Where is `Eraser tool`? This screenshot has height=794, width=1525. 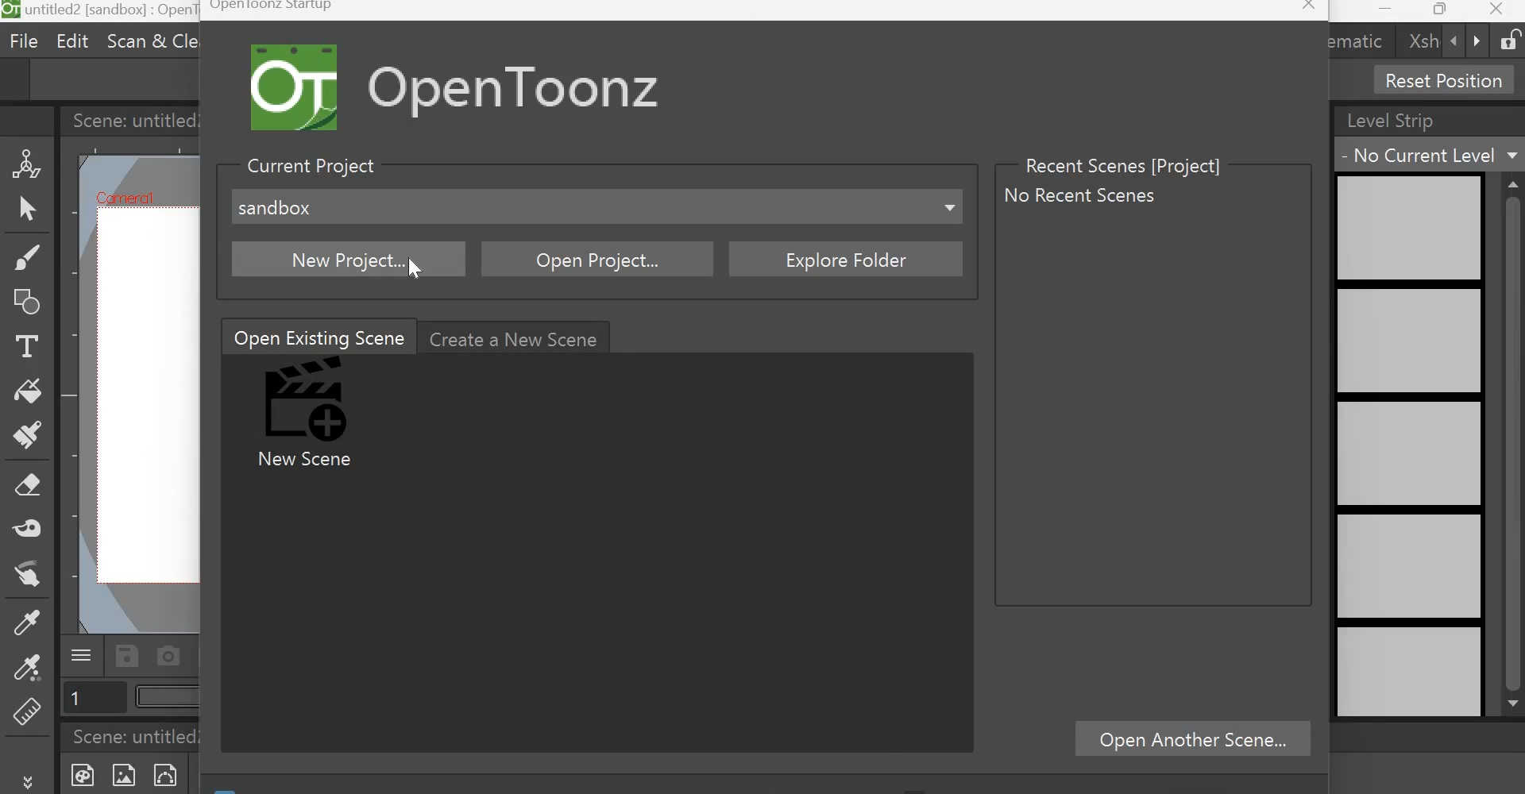 Eraser tool is located at coordinates (29, 485).